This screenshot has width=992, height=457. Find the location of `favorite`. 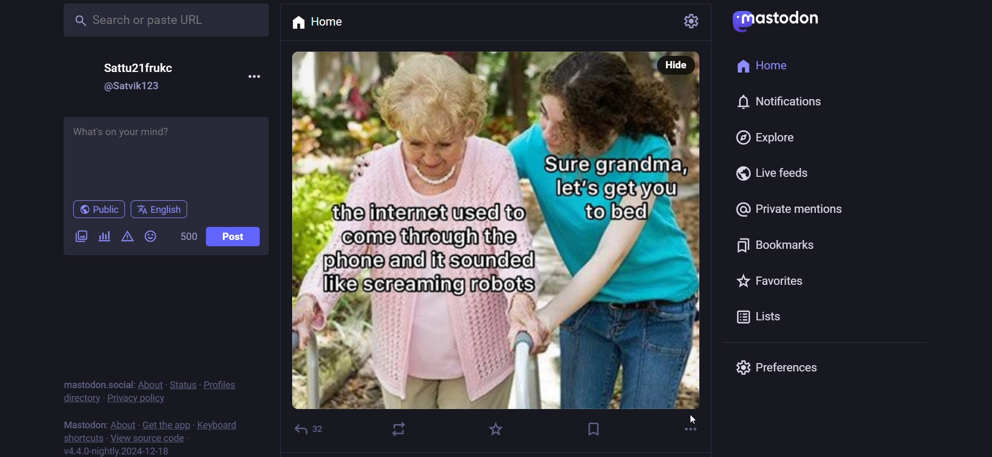

favorite is located at coordinates (781, 279).